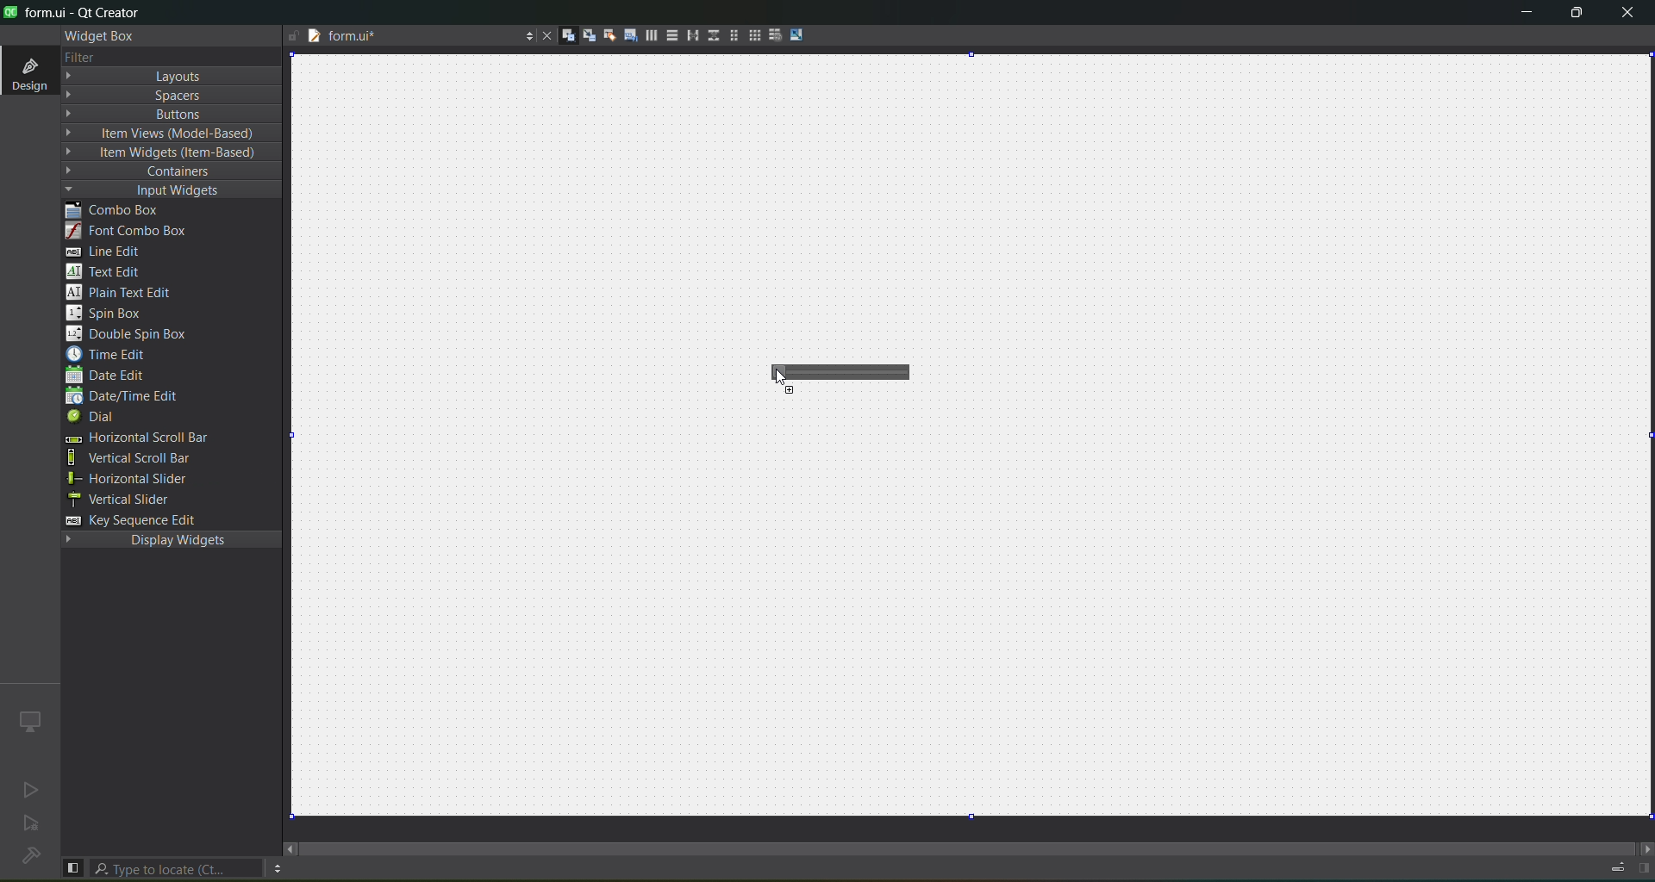 The width and height of the screenshot is (1655, 882). Describe the element at coordinates (756, 34) in the screenshot. I see `layout in a grid` at that location.